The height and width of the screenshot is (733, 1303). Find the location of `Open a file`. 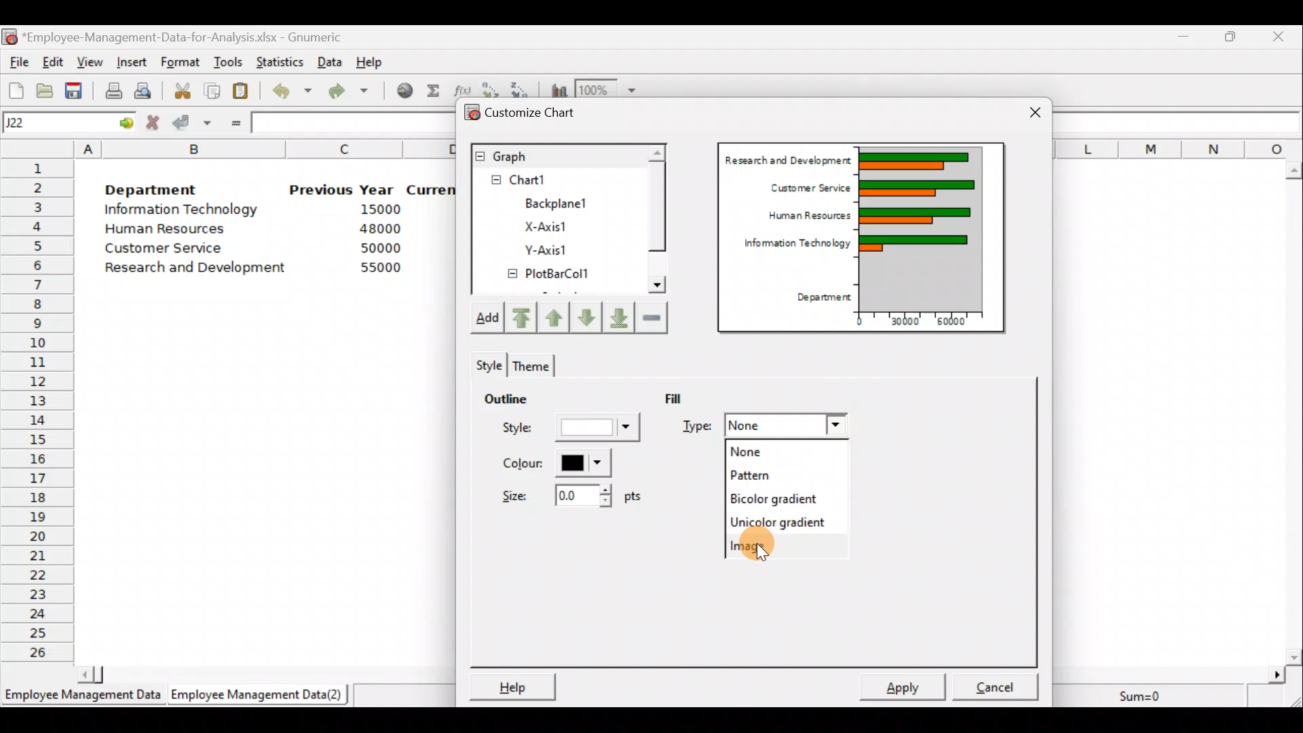

Open a file is located at coordinates (44, 89).